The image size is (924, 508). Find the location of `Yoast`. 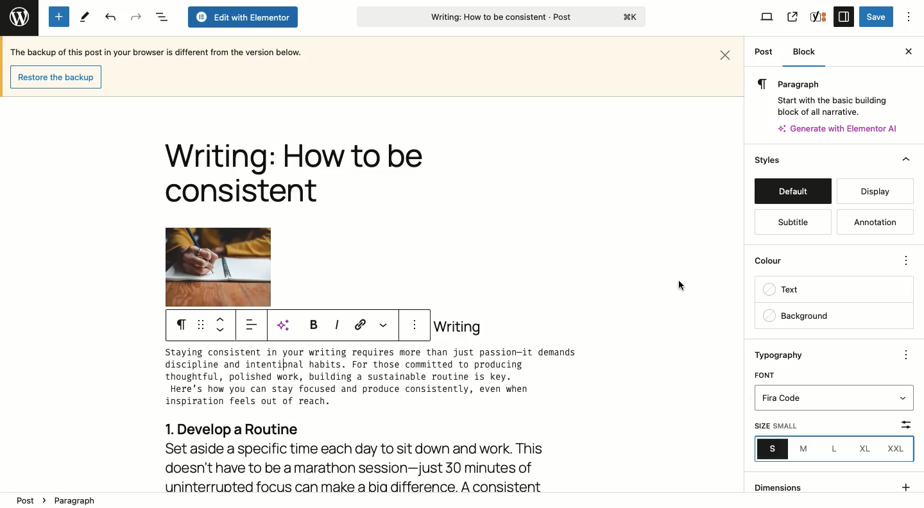

Yoast is located at coordinates (819, 16).